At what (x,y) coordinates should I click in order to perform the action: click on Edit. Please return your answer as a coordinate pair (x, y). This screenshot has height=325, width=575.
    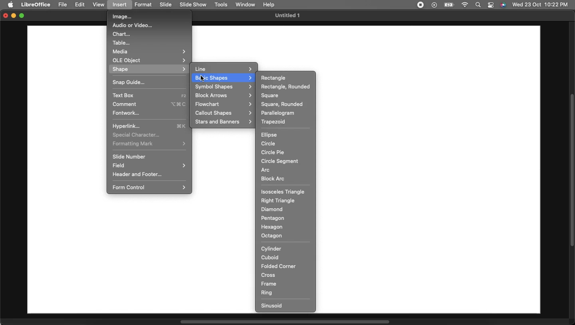
    Looking at the image, I should click on (81, 5).